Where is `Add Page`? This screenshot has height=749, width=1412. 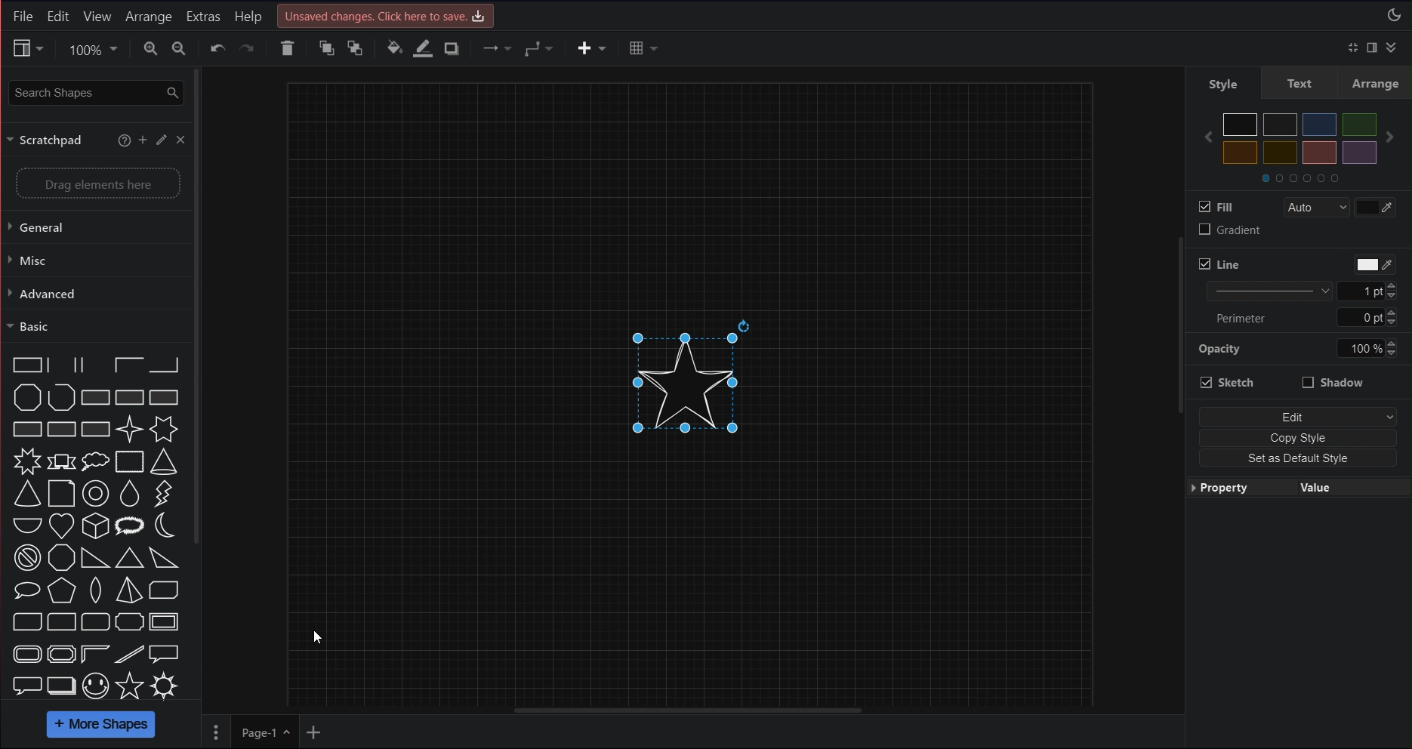
Add Page is located at coordinates (313, 733).